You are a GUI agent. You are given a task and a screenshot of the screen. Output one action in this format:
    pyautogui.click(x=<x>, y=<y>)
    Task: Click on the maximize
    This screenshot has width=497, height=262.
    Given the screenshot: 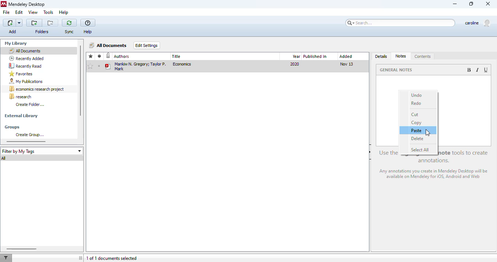 What is the action you would take?
    pyautogui.click(x=472, y=4)
    